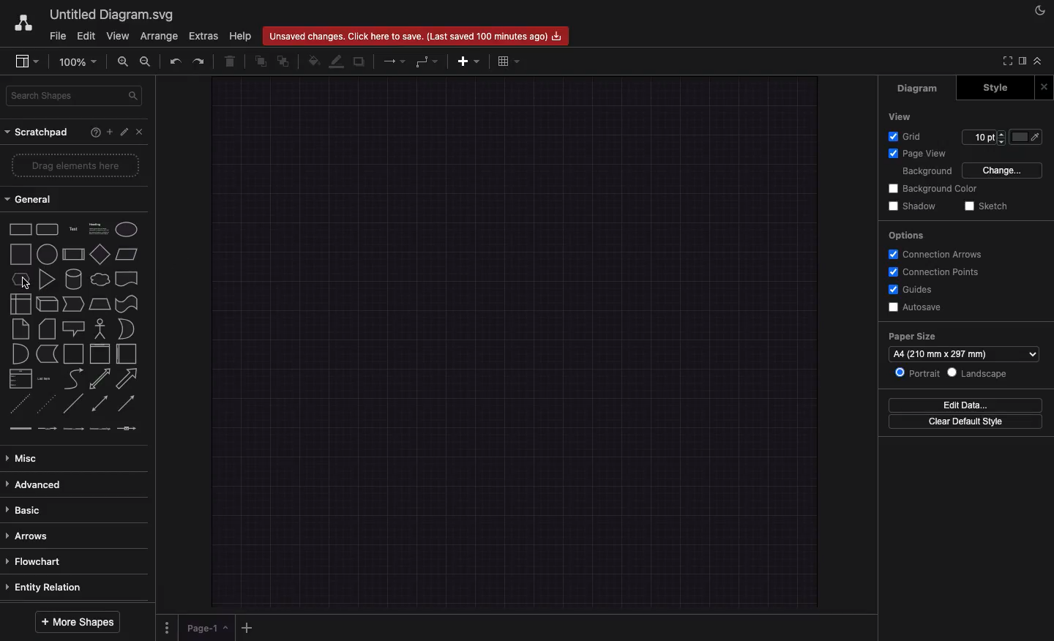  Describe the element at coordinates (965, 405) in the screenshot. I see `Edit data` at that location.